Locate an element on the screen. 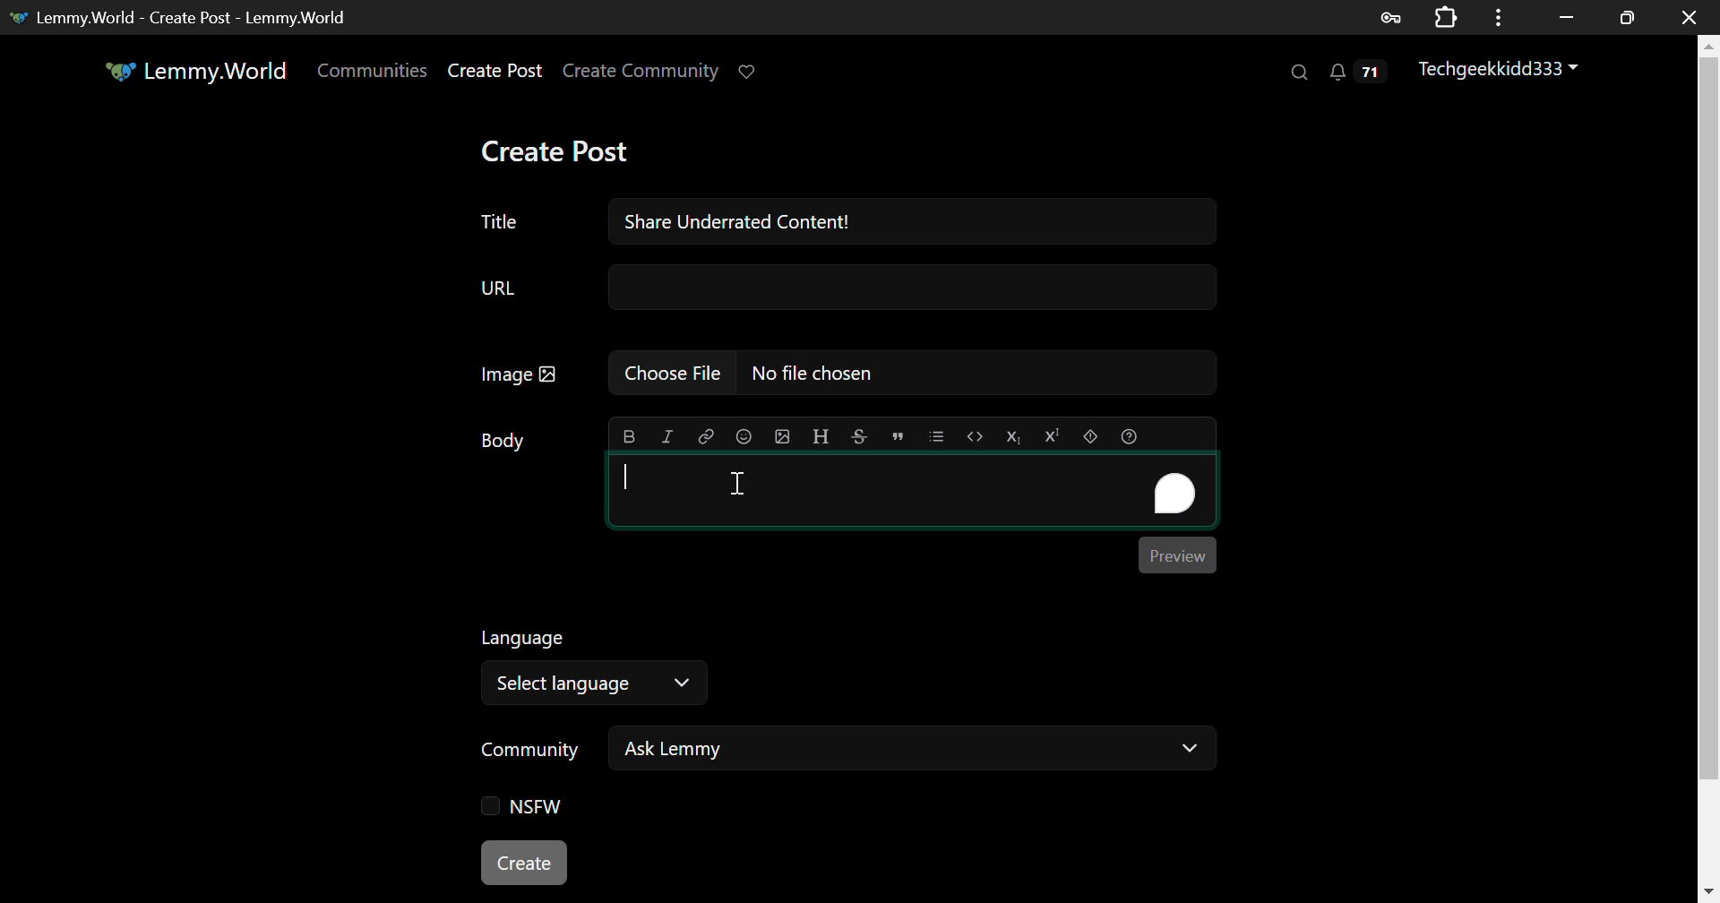  Image Field is located at coordinates (839, 380).